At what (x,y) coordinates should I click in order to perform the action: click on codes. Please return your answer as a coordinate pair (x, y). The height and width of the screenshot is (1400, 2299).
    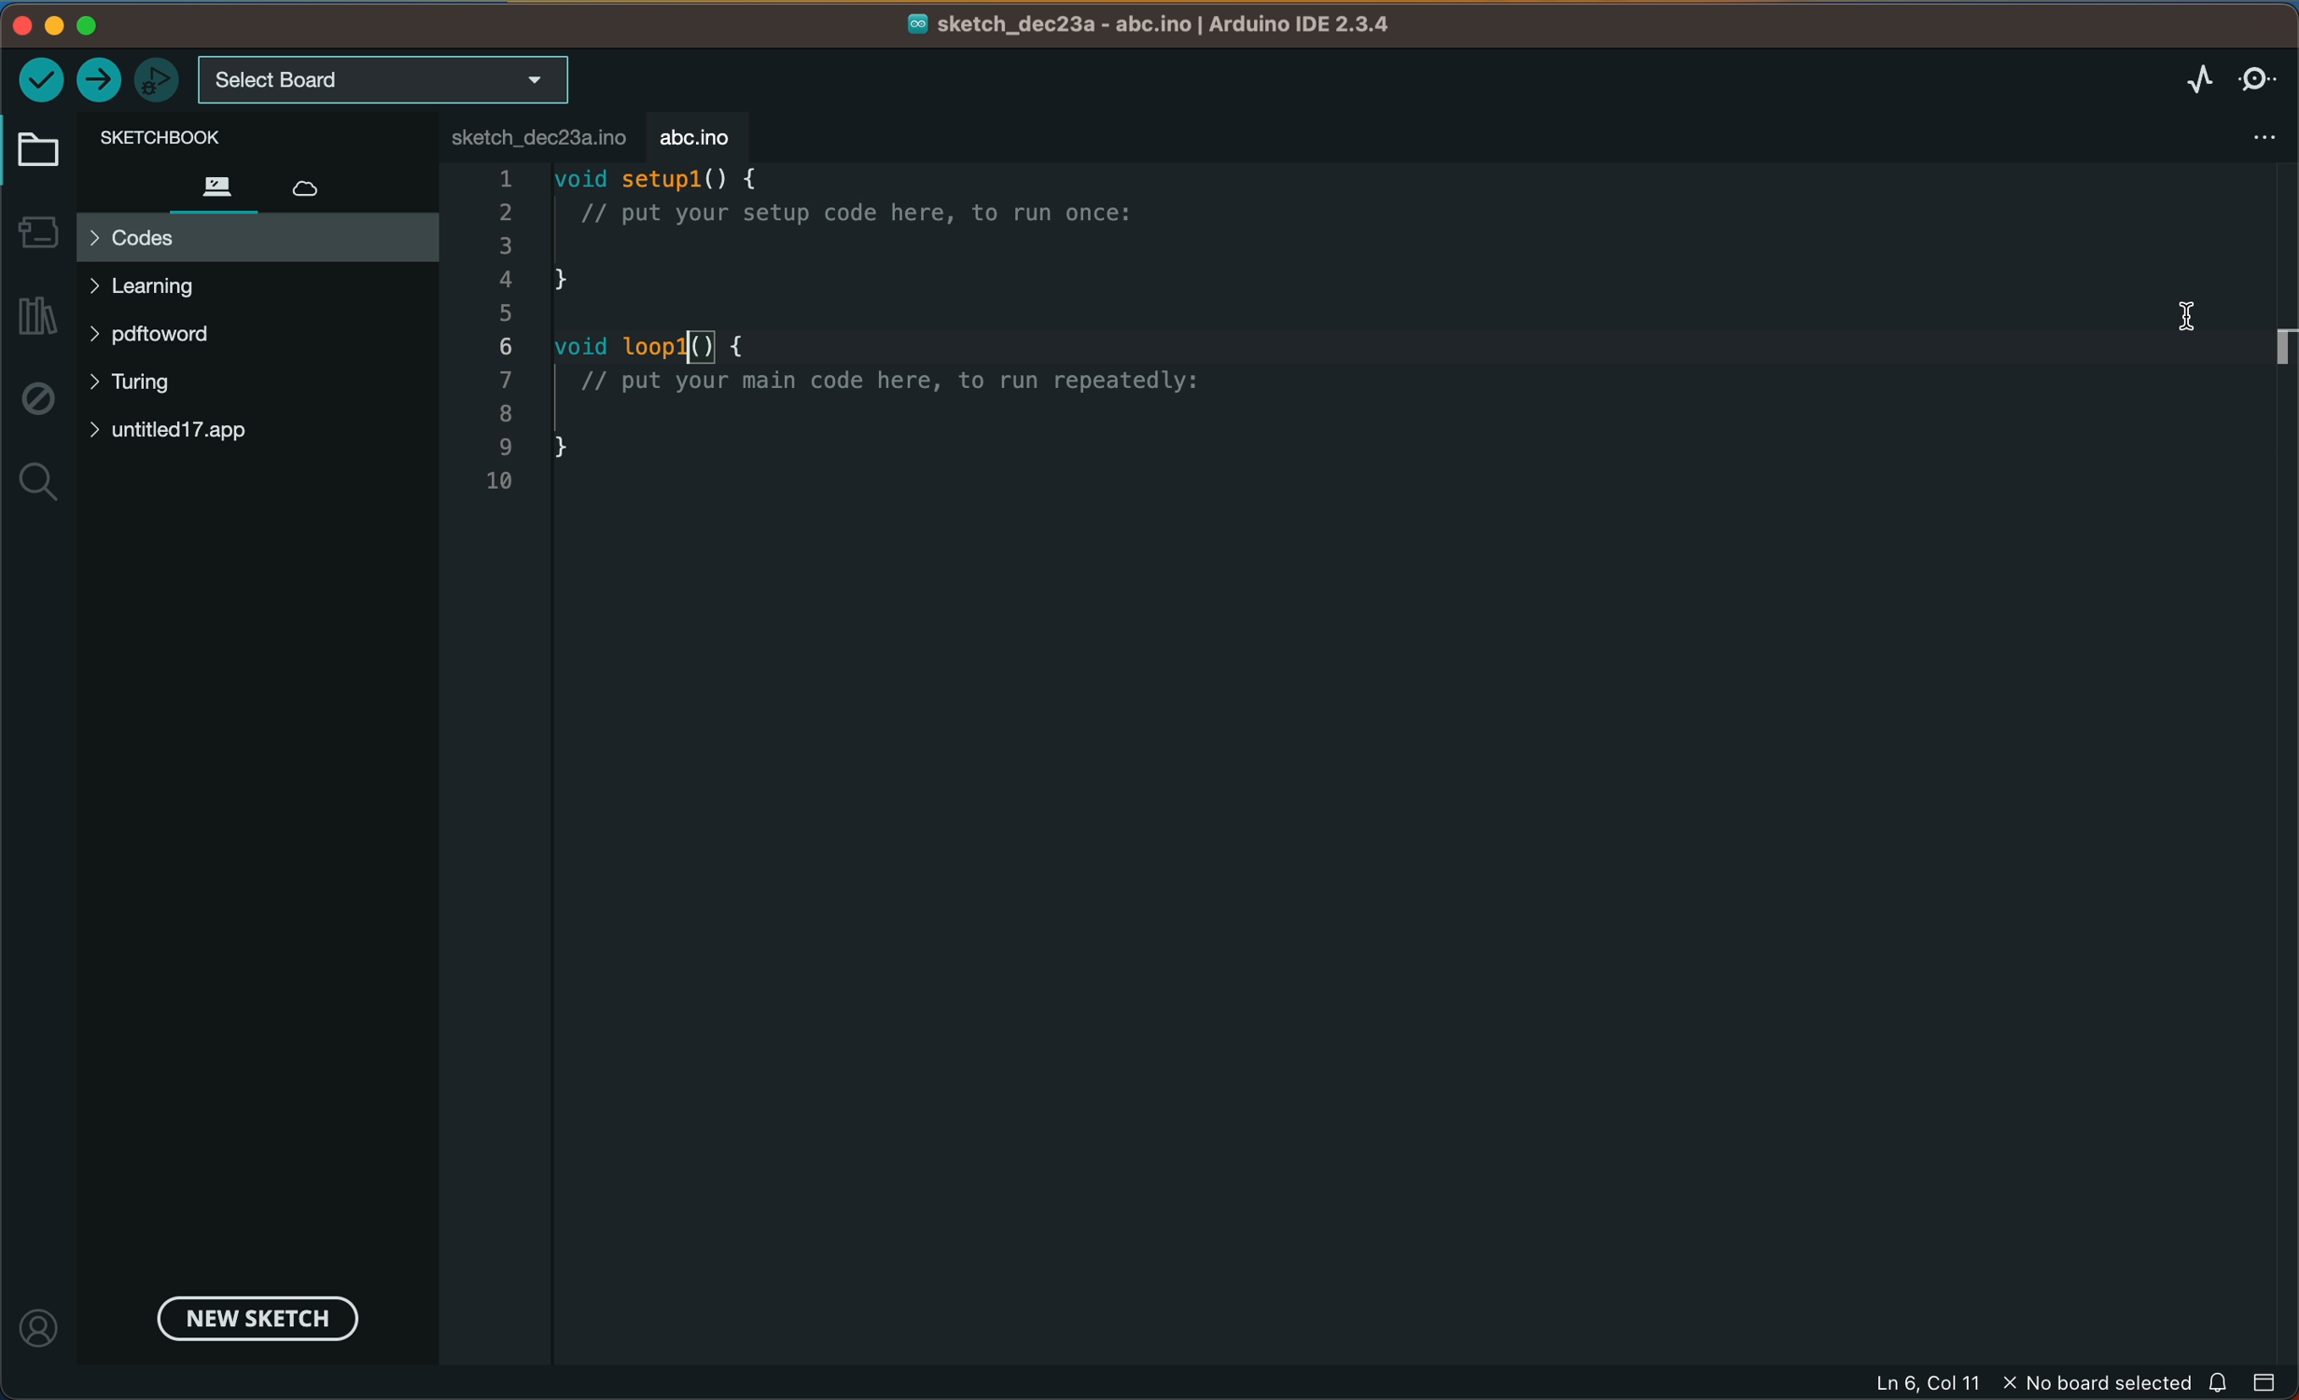
    Looking at the image, I should click on (254, 235).